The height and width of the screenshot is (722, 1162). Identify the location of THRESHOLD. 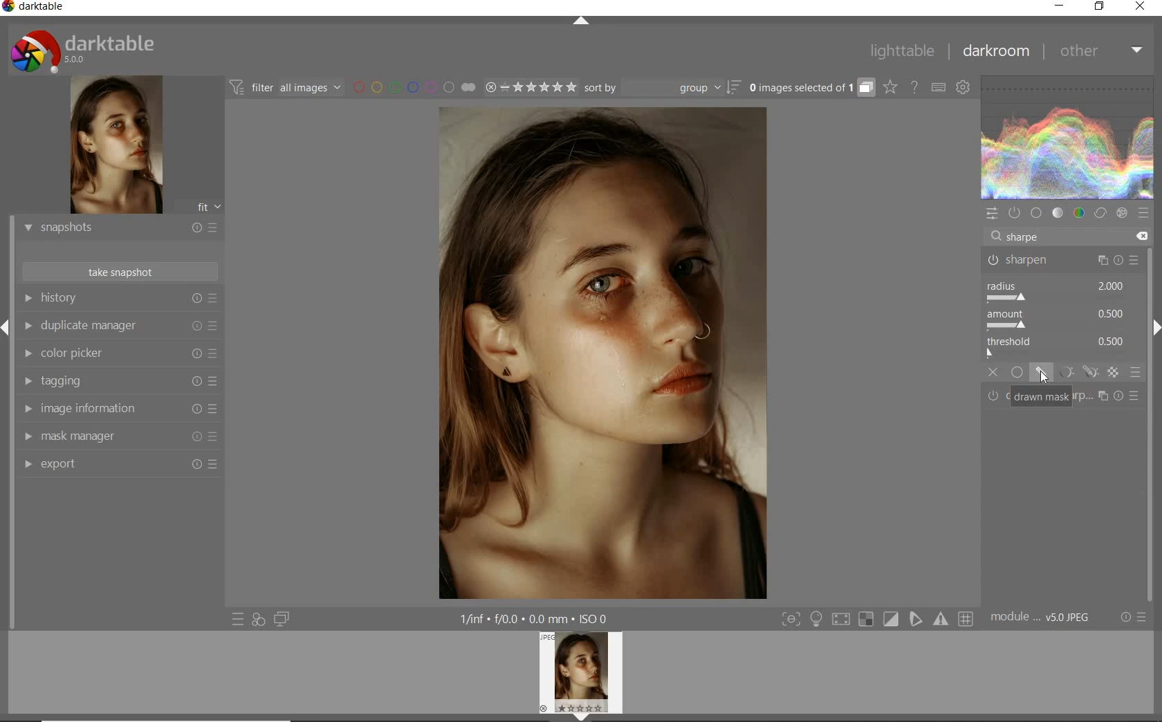
(1058, 346).